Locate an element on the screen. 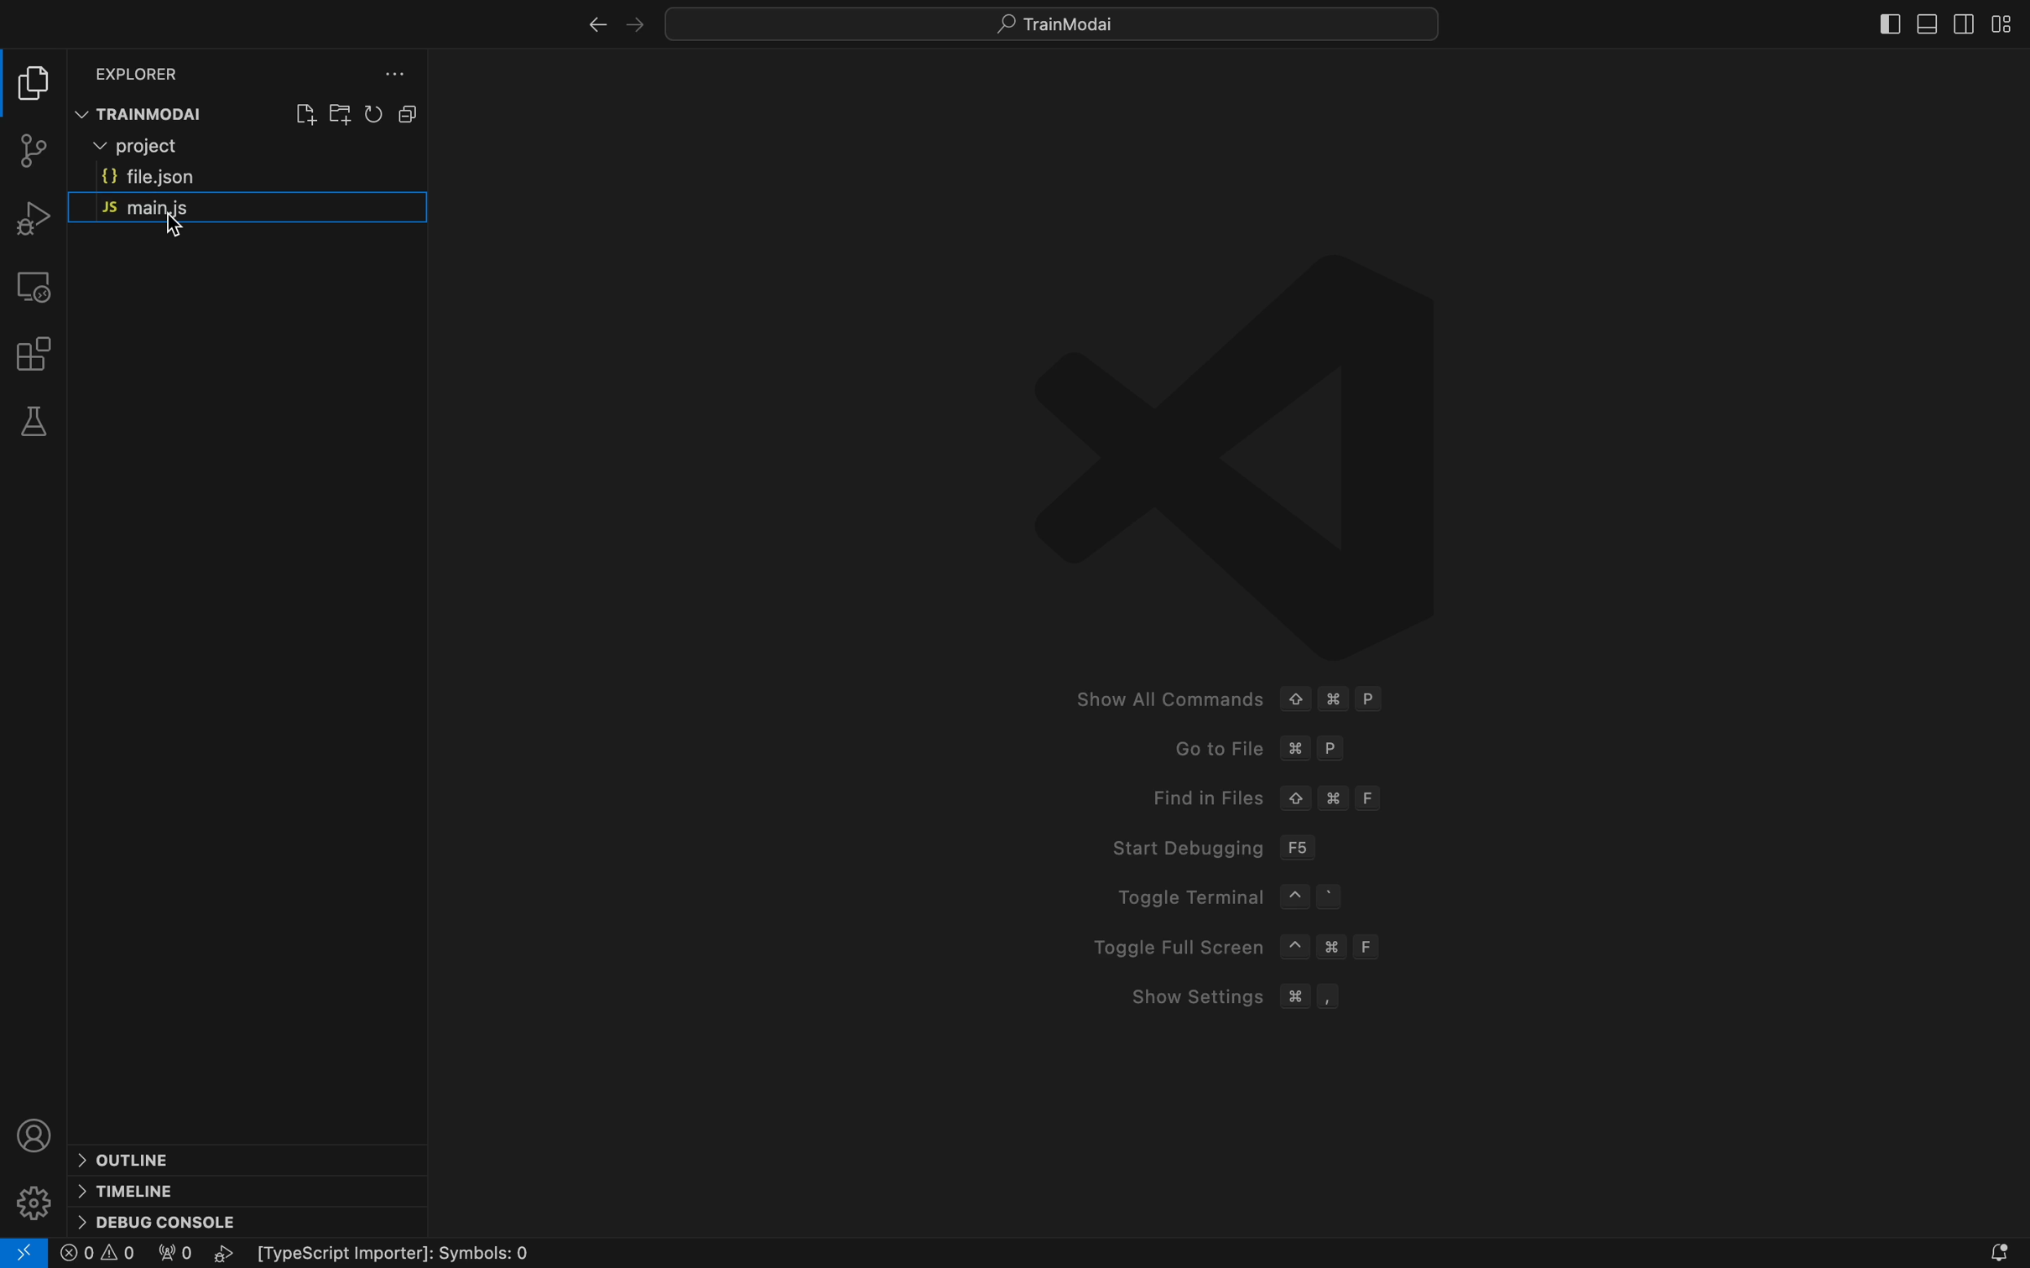 This screenshot has width=2030, height=1268. remote explorer  is located at coordinates (36, 286).